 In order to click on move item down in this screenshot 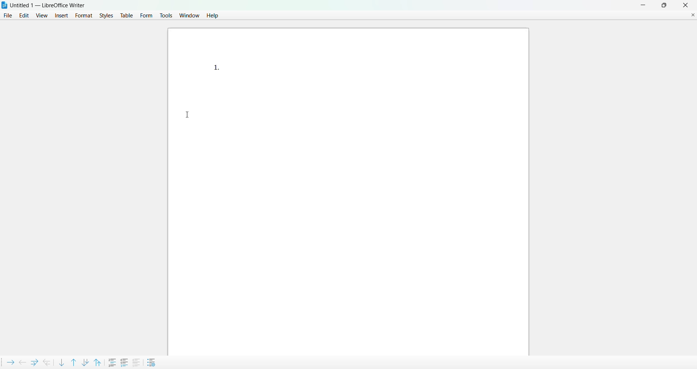, I will do `click(61, 362)`.